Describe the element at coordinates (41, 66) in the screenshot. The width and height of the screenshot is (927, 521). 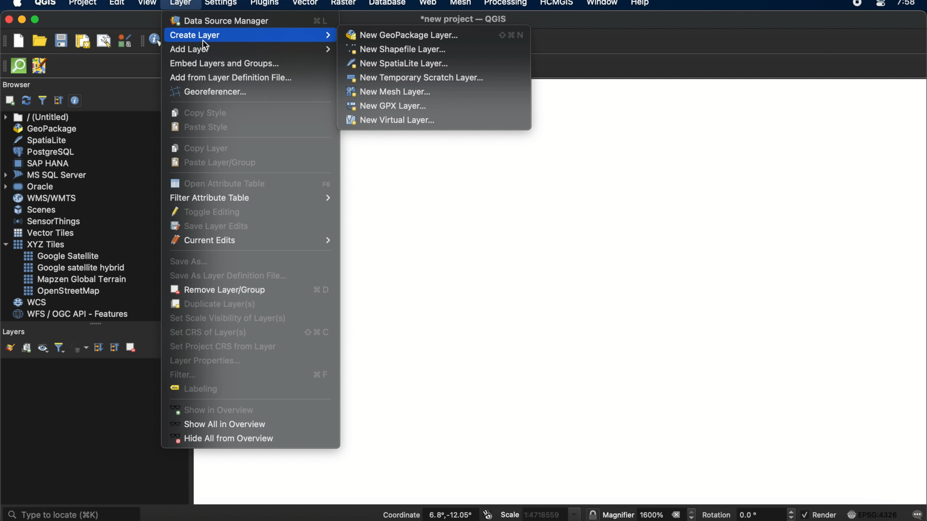
I see `JOSM remote` at that location.